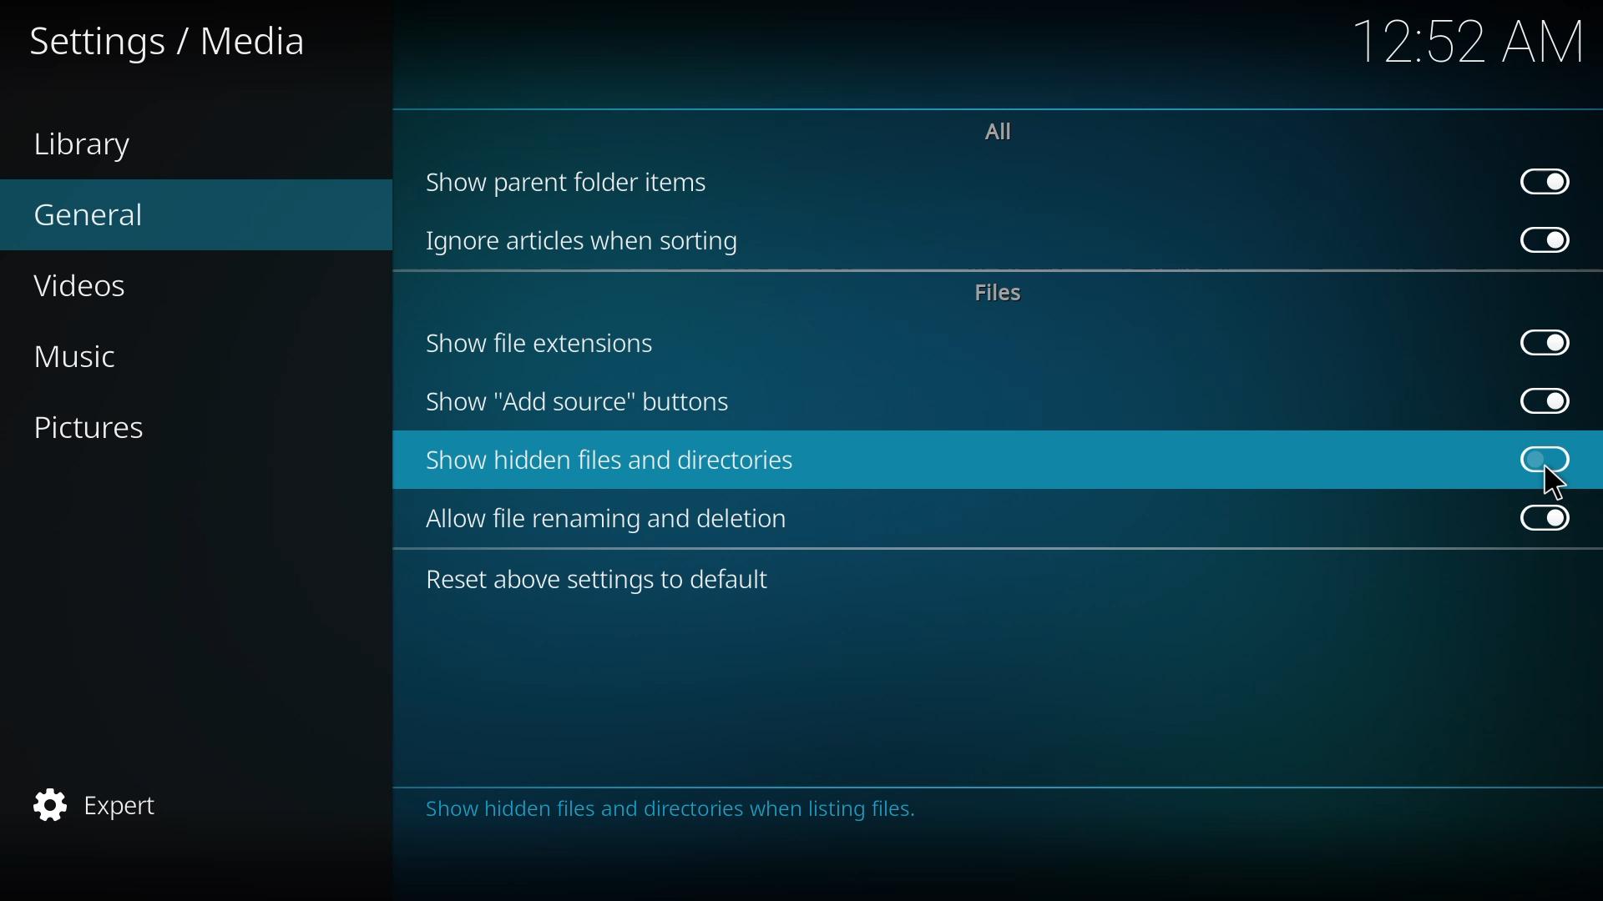 This screenshot has height=901, width=1603. What do you see at coordinates (94, 286) in the screenshot?
I see `videos` at bounding box center [94, 286].